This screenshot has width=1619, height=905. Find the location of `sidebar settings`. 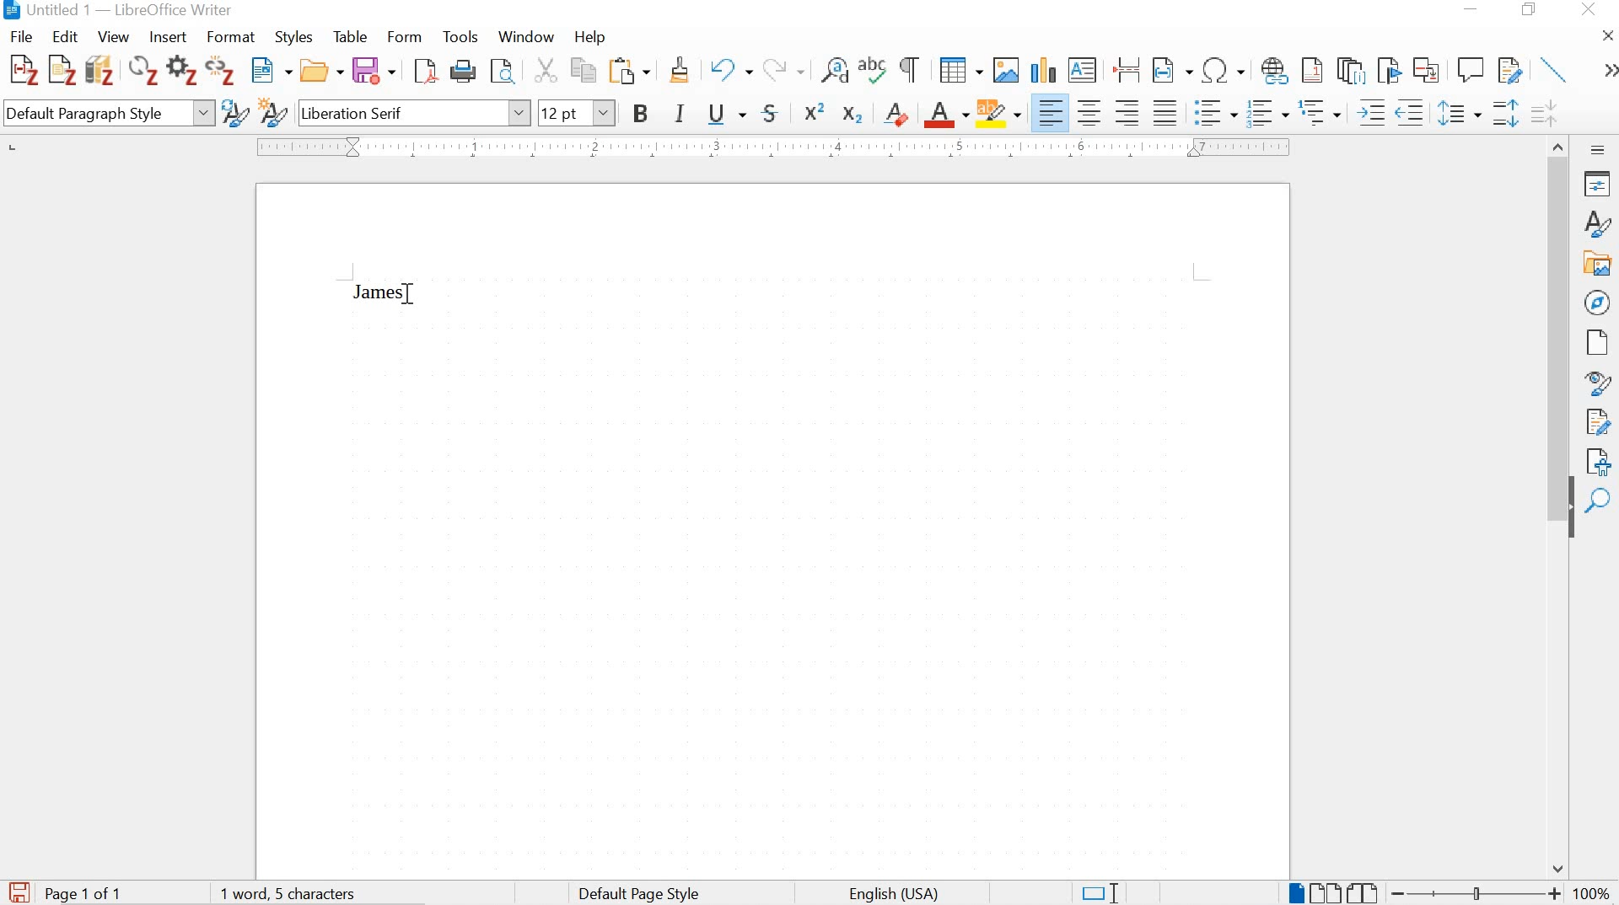

sidebar settings is located at coordinates (1599, 149).